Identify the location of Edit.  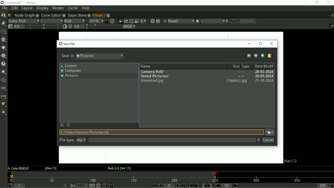
(14, 8).